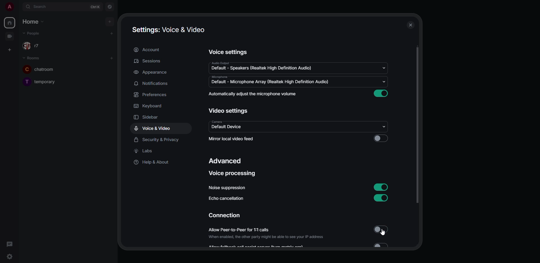  I want to click on ctrl K, so click(96, 6).